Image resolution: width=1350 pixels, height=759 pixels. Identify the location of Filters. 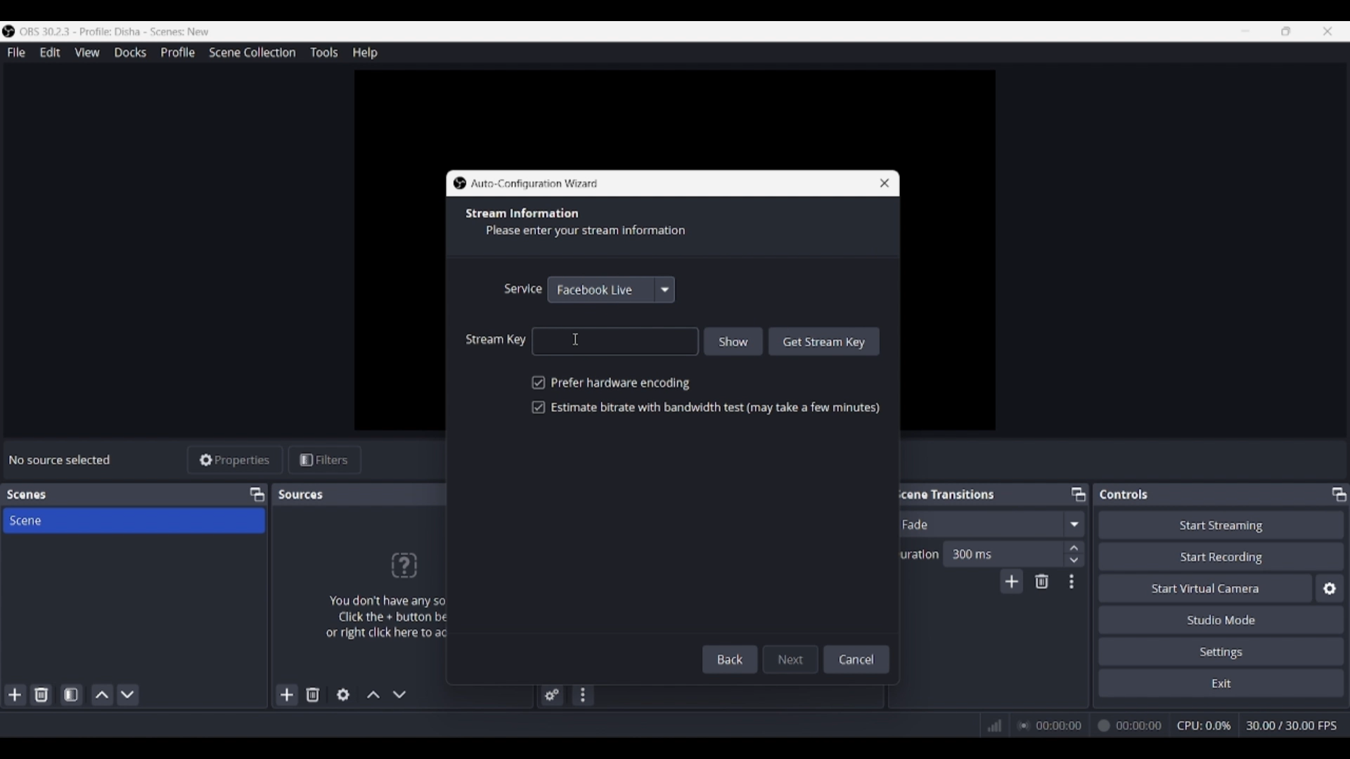
(325, 460).